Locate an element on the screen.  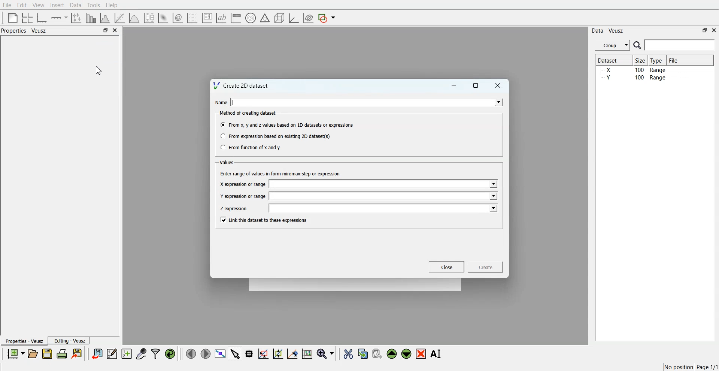
From function of x and y is located at coordinates (251, 147).